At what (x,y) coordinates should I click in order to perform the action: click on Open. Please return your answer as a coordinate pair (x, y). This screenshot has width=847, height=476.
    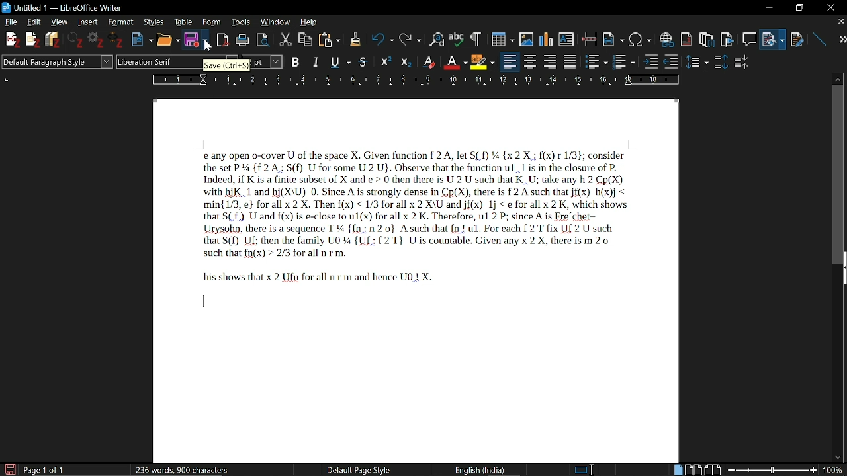
    Looking at the image, I should click on (166, 40).